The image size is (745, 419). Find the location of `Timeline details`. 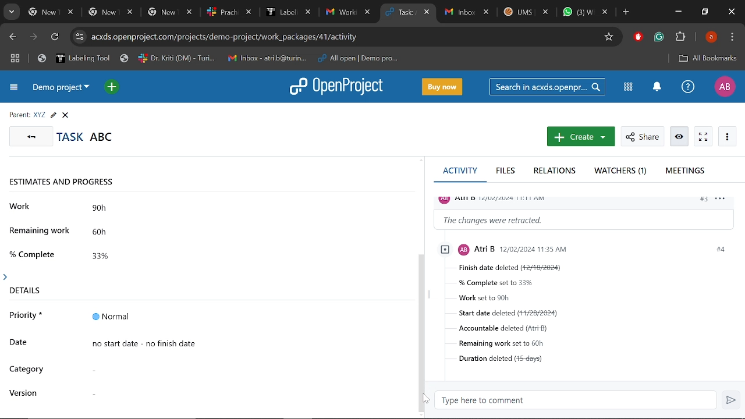

Timeline details is located at coordinates (246, 343).